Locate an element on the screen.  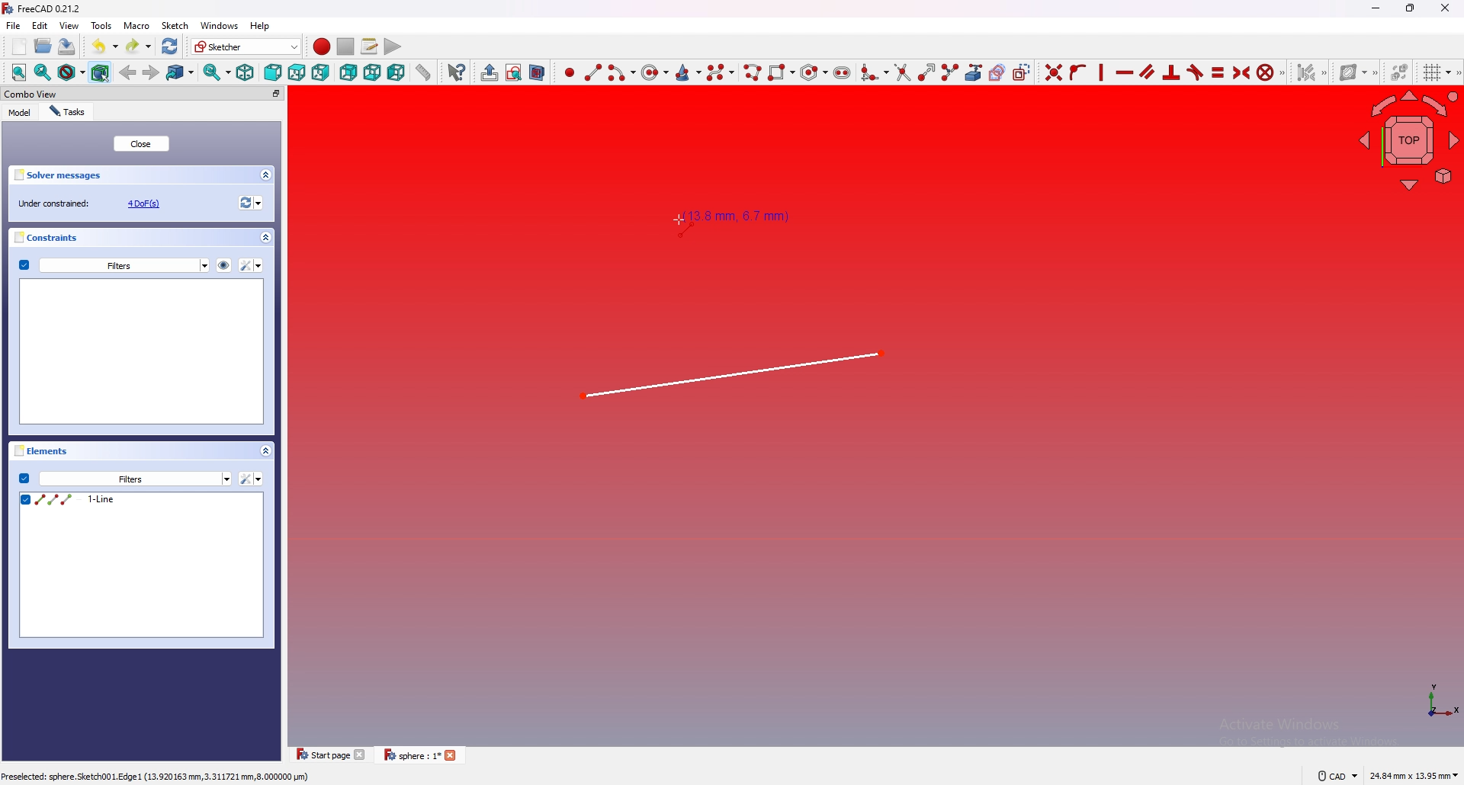
Model is located at coordinates (20, 112).